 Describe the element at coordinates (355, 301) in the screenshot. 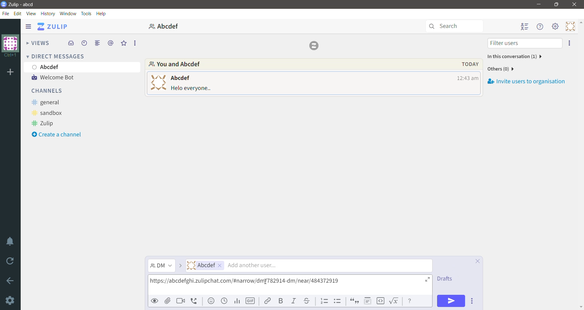

I see `Quote` at that location.